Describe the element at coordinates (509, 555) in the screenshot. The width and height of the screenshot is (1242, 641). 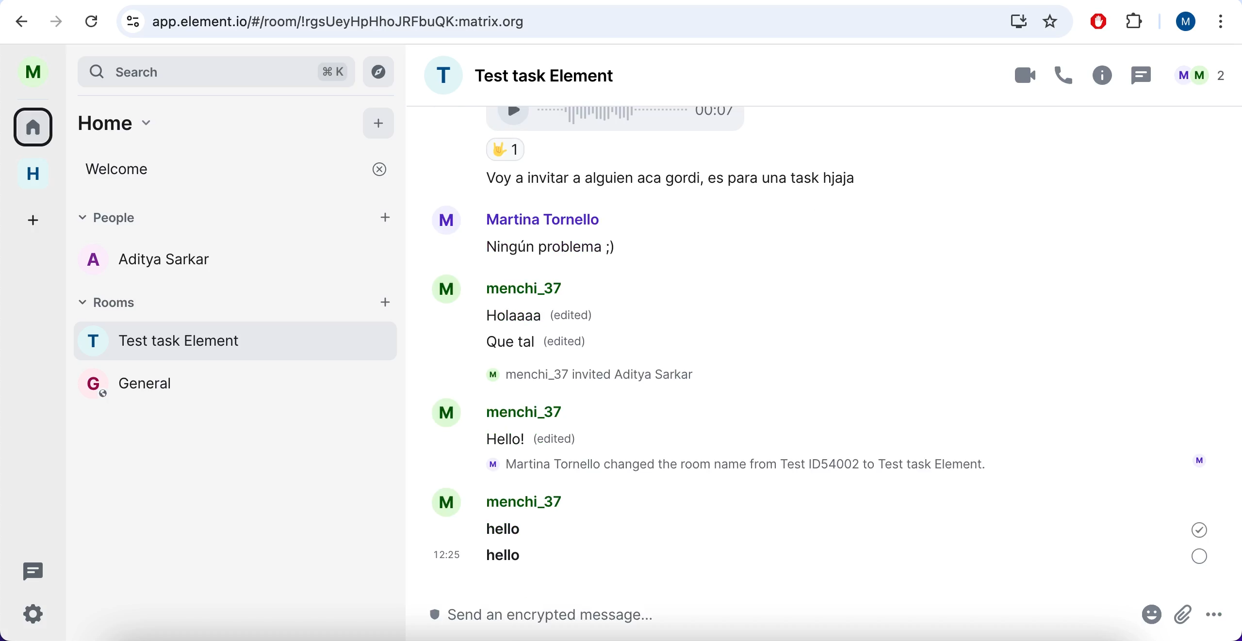
I see `hello` at that location.